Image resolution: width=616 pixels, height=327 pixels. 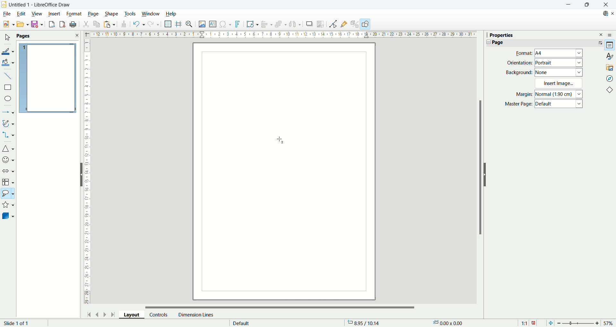 What do you see at coordinates (4, 4) in the screenshot?
I see `logo` at bounding box center [4, 4].